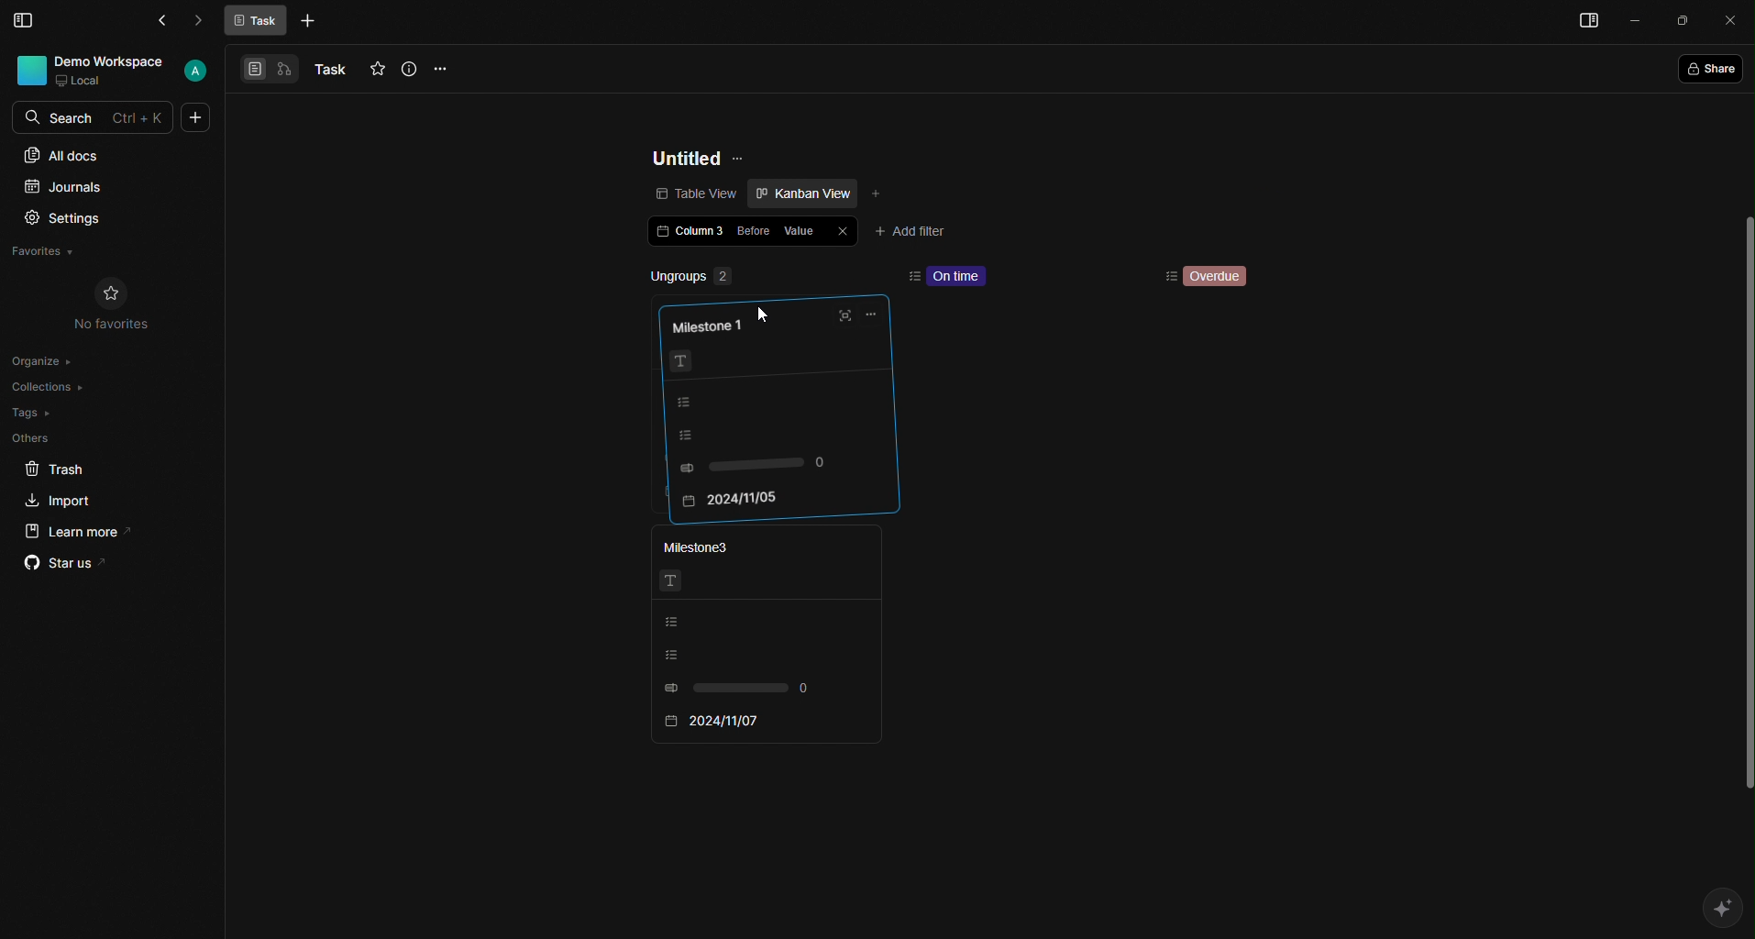  Describe the element at coordinates (686, 393) in the screenshot. I see `Listing` at that location.